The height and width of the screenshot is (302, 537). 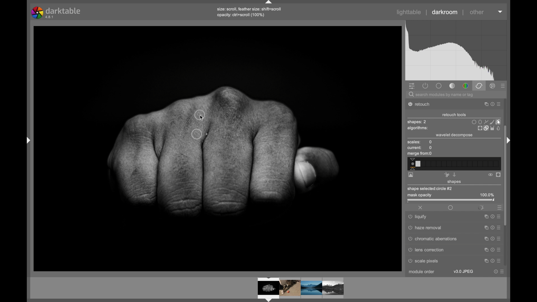 I want to click on mask opacity, so click(x=419, y=196).